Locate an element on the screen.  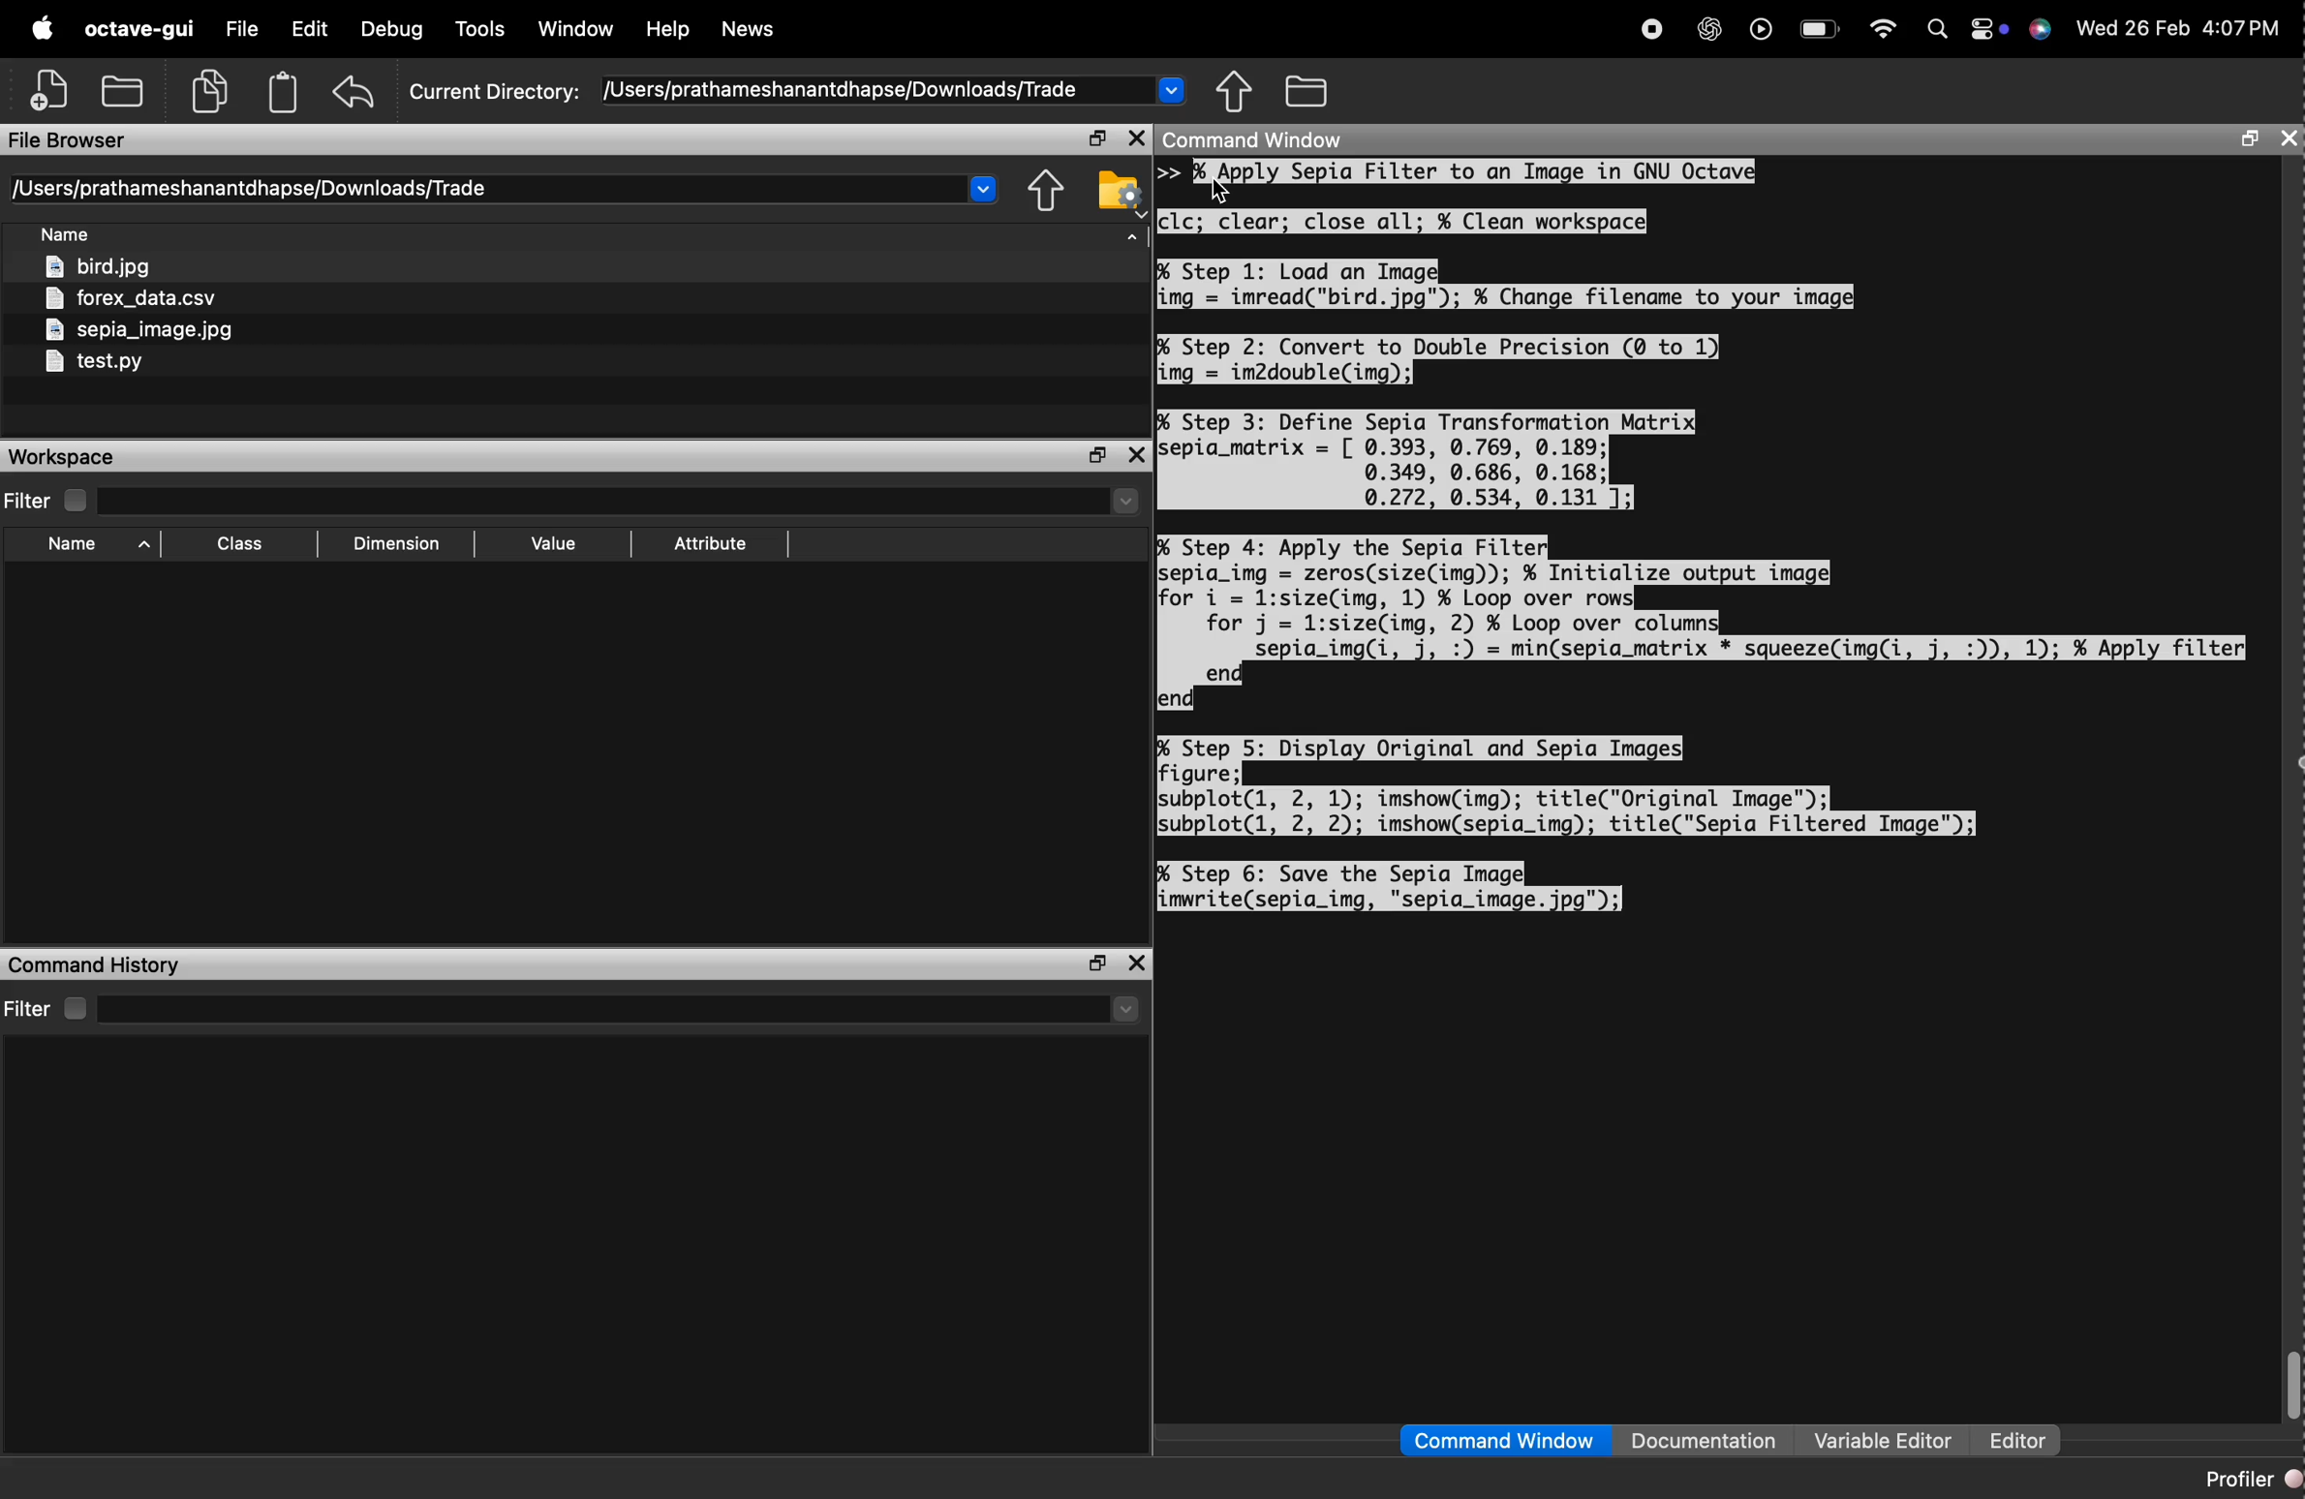
Help is located at coordinates (669, 28).